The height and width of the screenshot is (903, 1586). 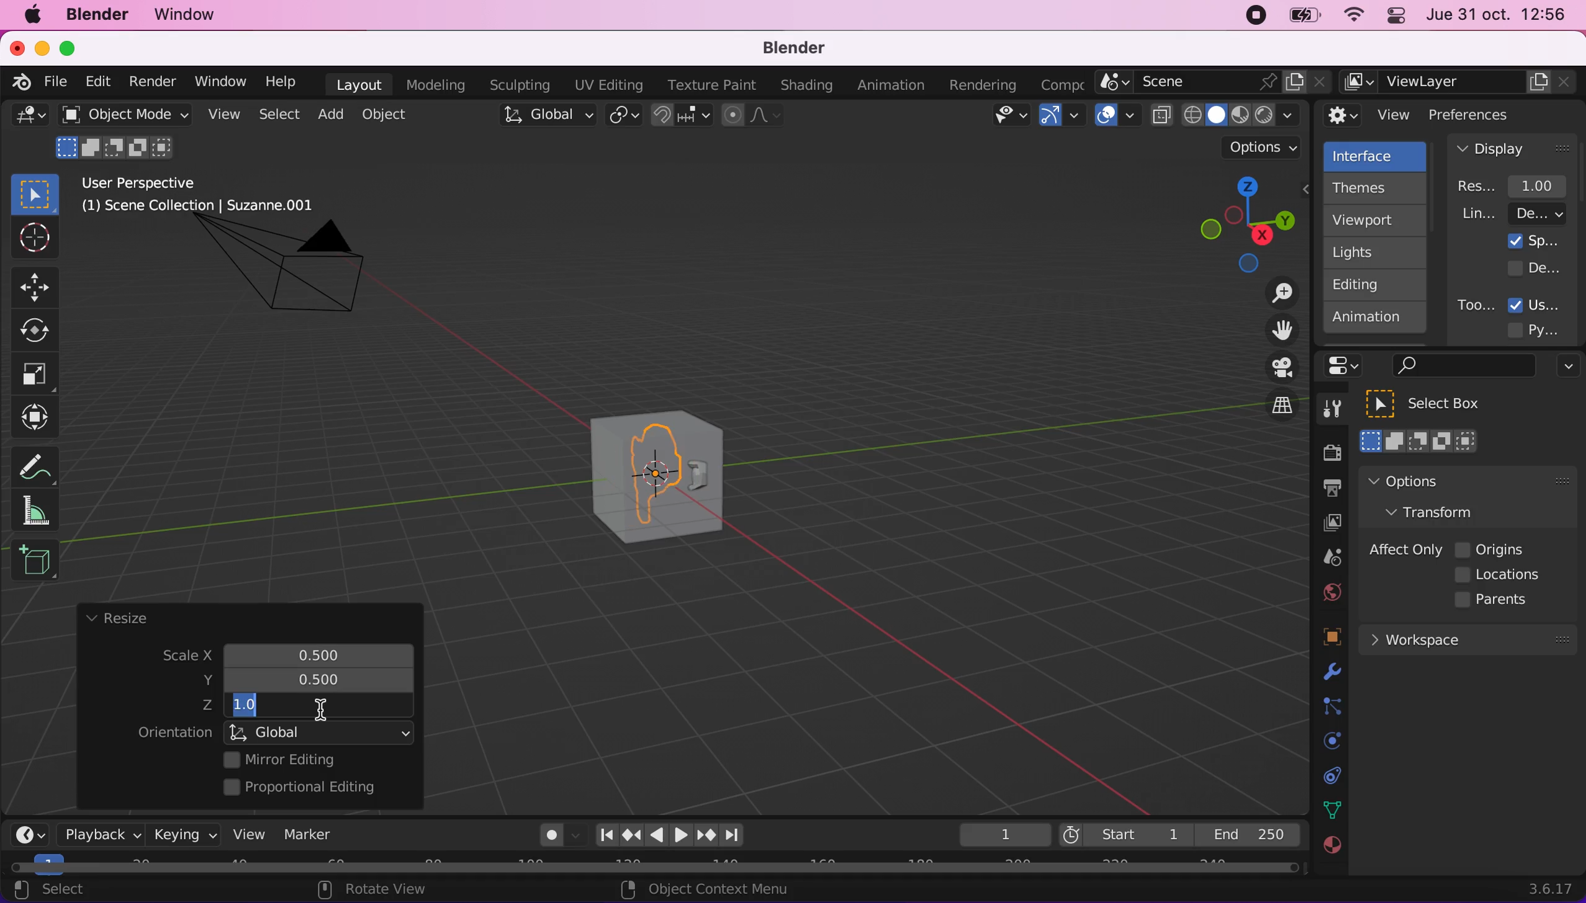 I want to click on select box, so click(x=1439, y=404).